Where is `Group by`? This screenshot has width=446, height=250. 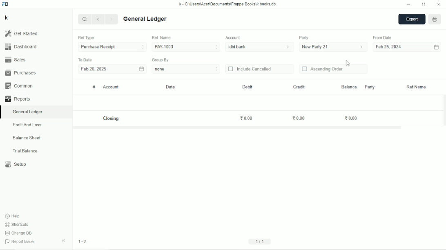
Group by is located at coordinates (161, 60).